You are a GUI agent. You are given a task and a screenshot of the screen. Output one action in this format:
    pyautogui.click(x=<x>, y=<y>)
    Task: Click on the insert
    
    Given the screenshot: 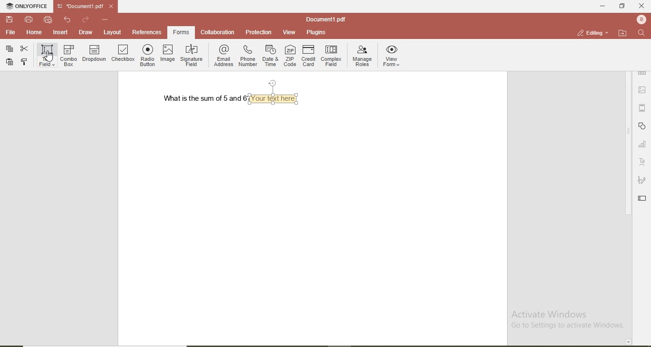 What is the action you would take?
    pyautogui.click(x=61, y=33)
    